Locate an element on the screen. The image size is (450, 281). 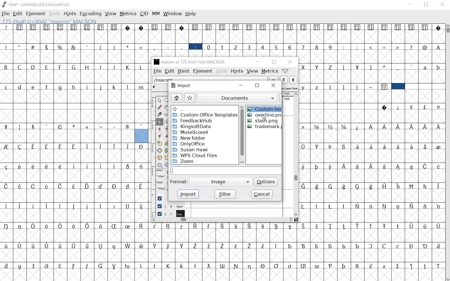
KingsoftData is located at coordinates (197, 127).